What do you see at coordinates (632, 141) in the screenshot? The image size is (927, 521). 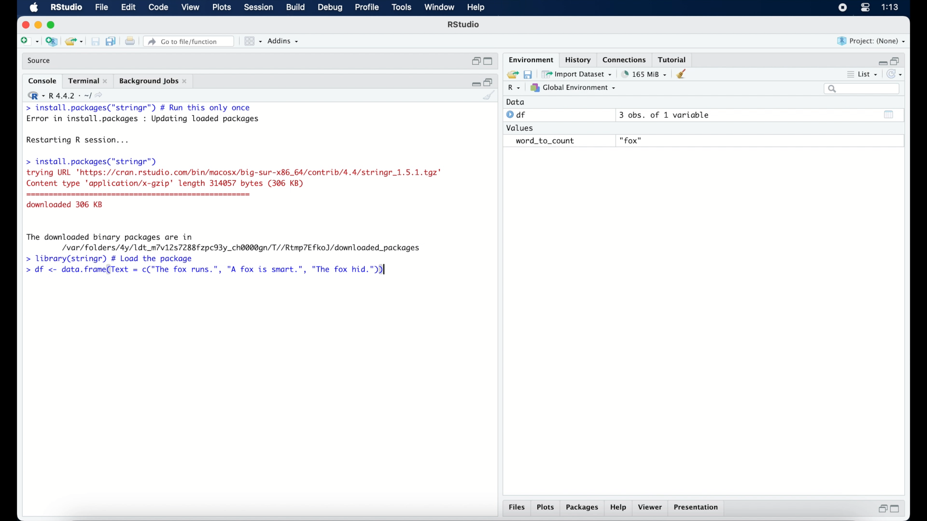 I see `fox` at bounding box center [632, 141].